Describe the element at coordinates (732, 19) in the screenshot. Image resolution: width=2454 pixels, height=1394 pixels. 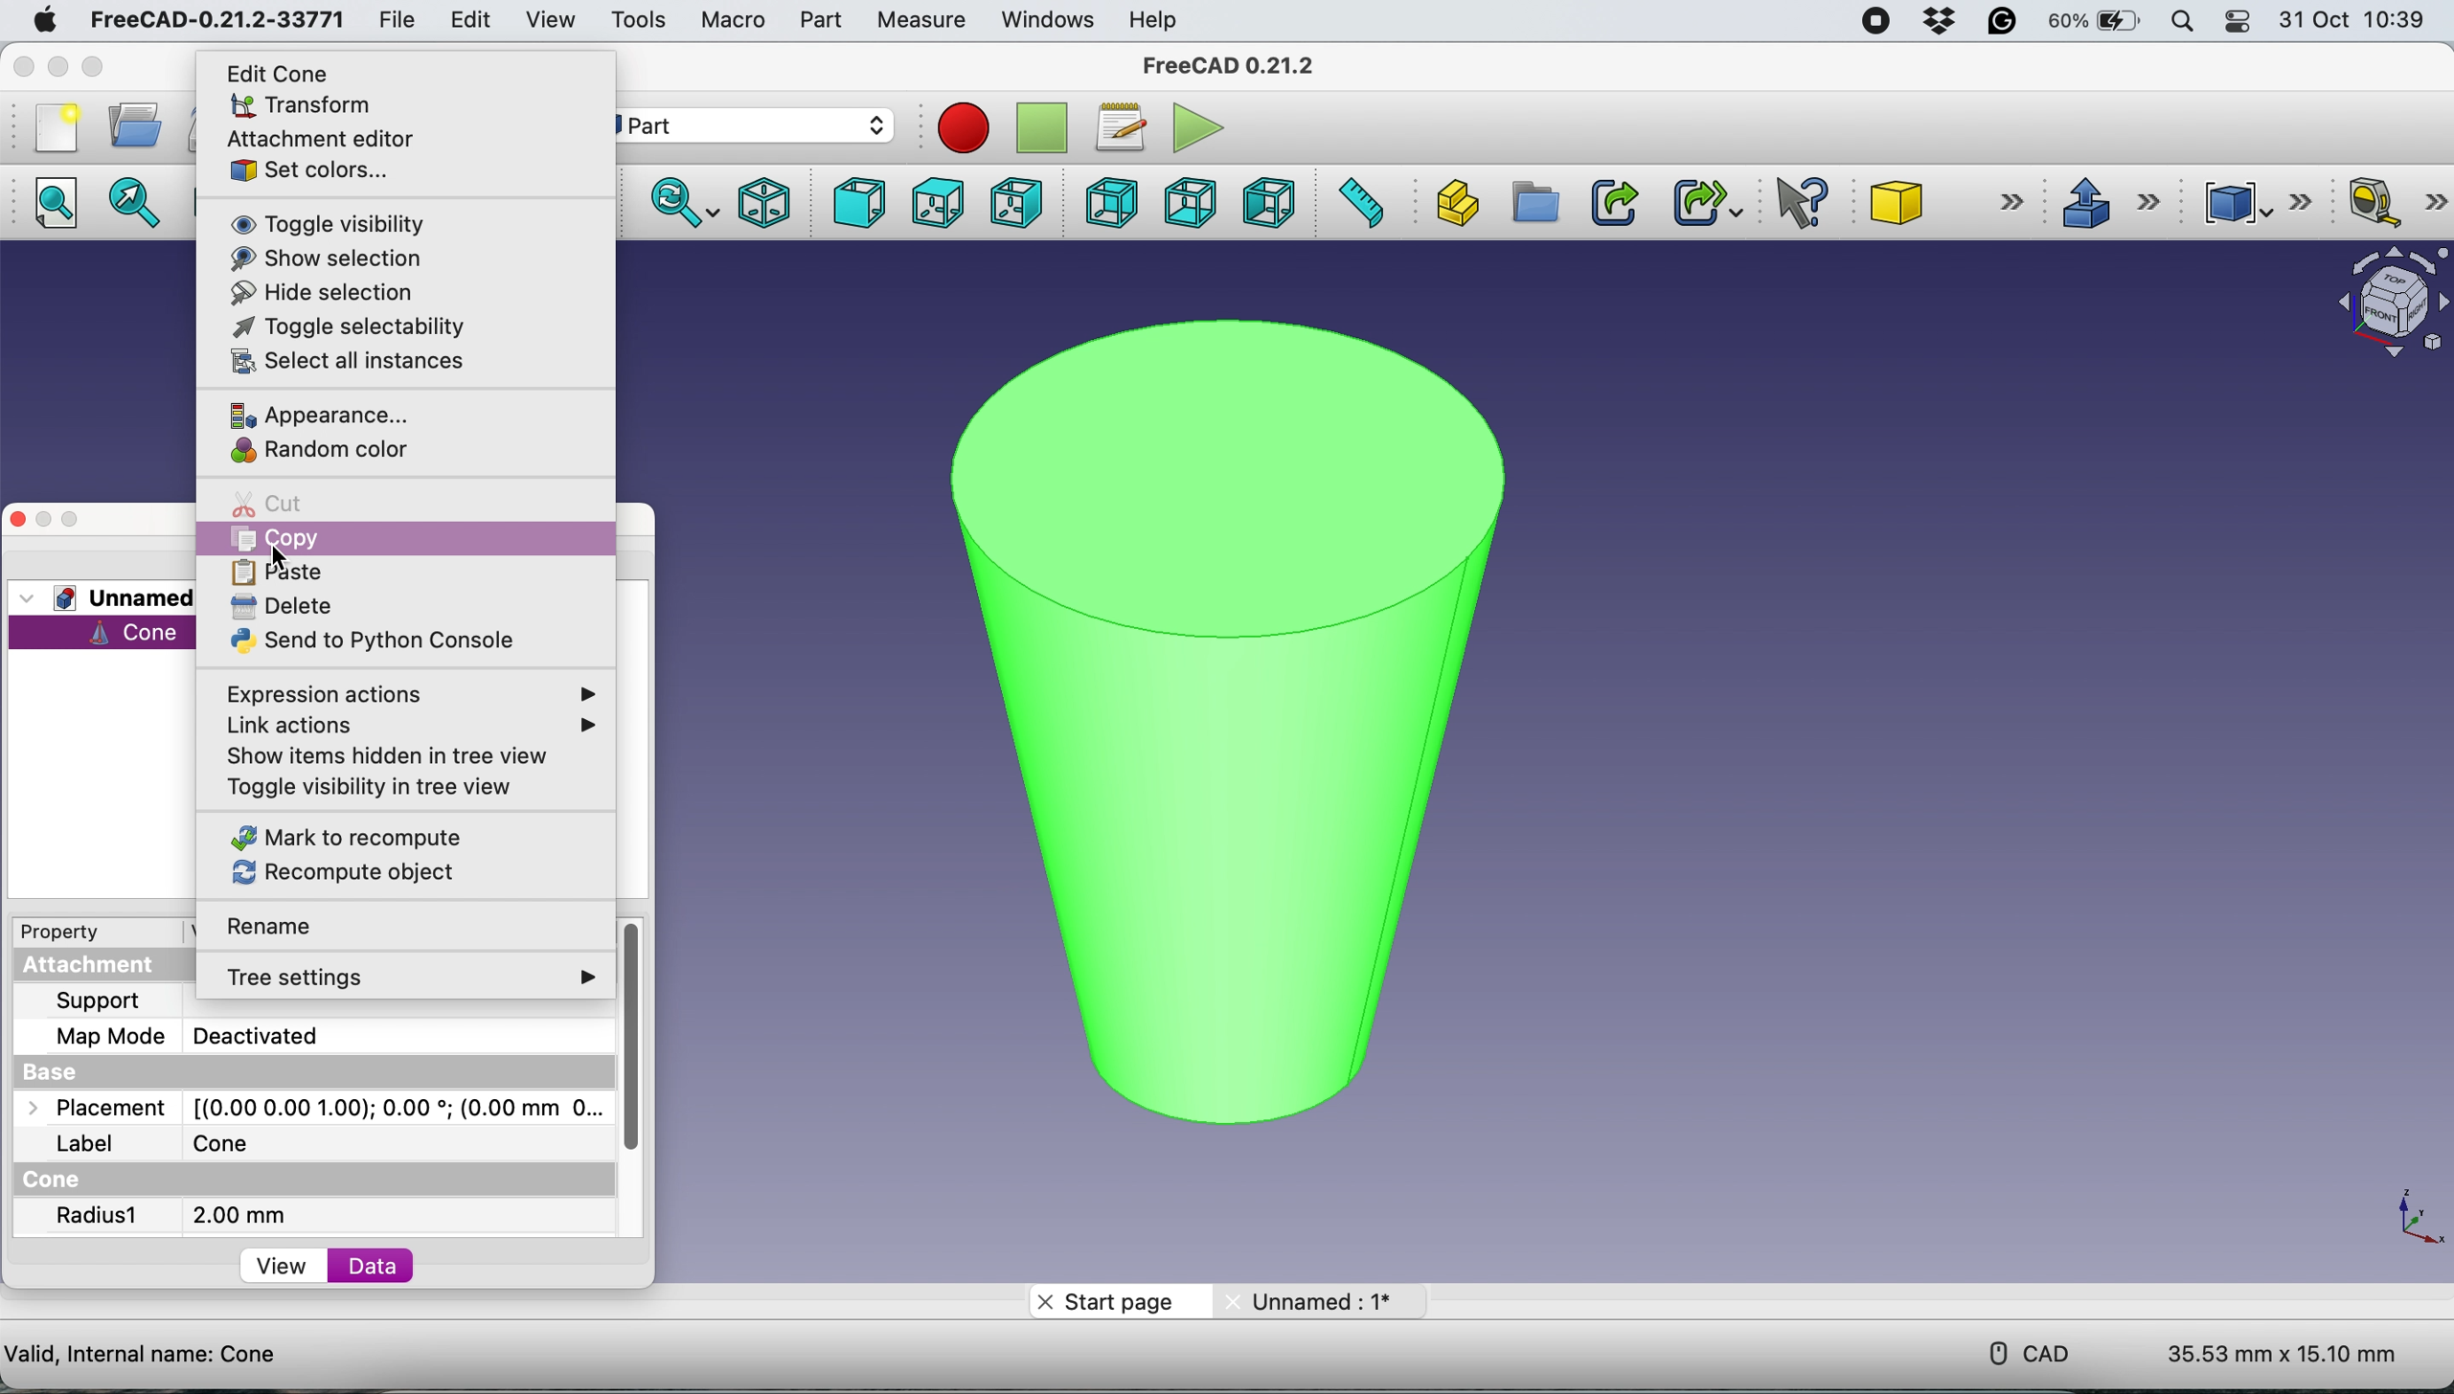
I see `macro` at that location.